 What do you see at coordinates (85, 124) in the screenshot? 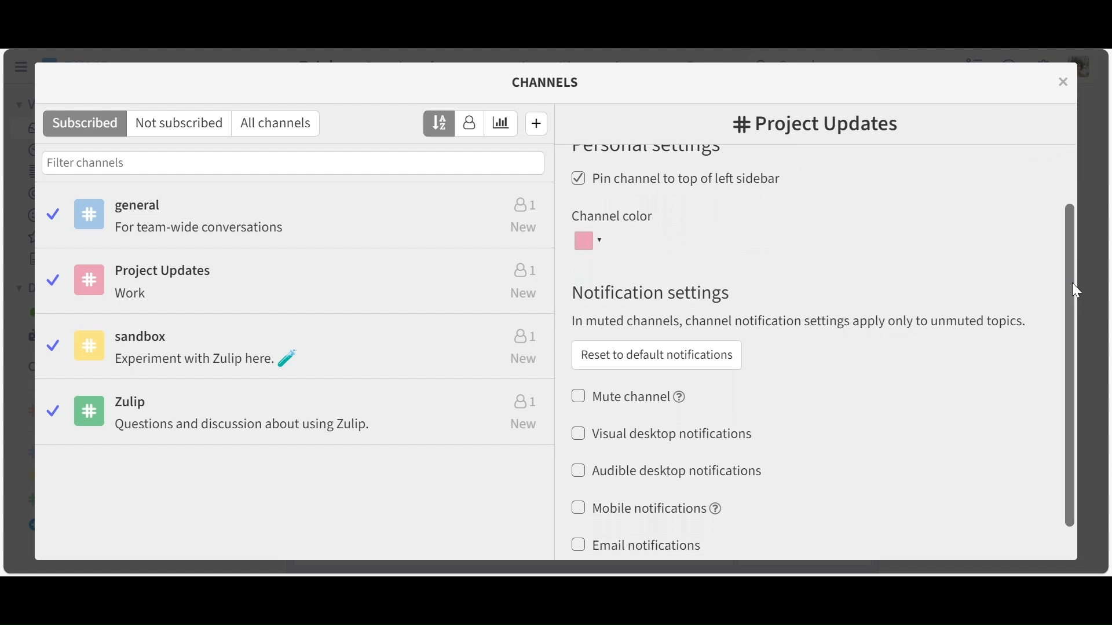
I see `Subscribed channels` at bounding box center [85, 124].